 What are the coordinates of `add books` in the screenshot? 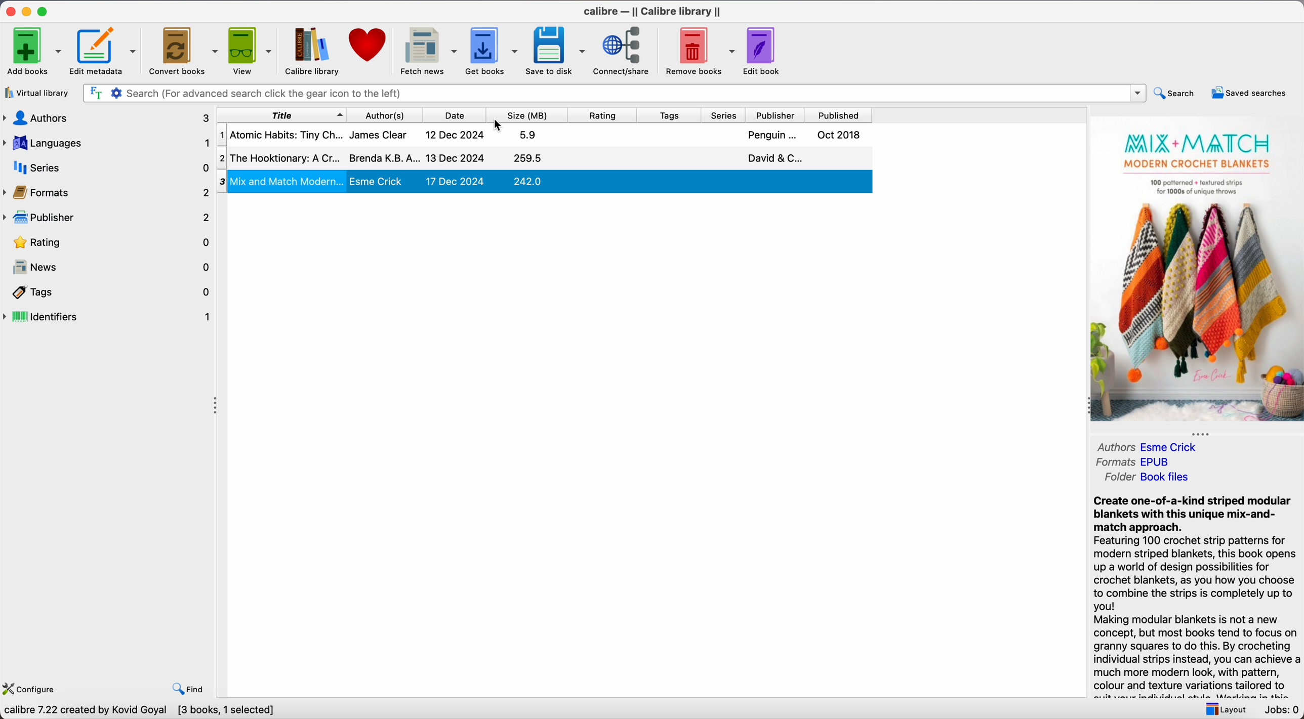 It's located at (33, 50).